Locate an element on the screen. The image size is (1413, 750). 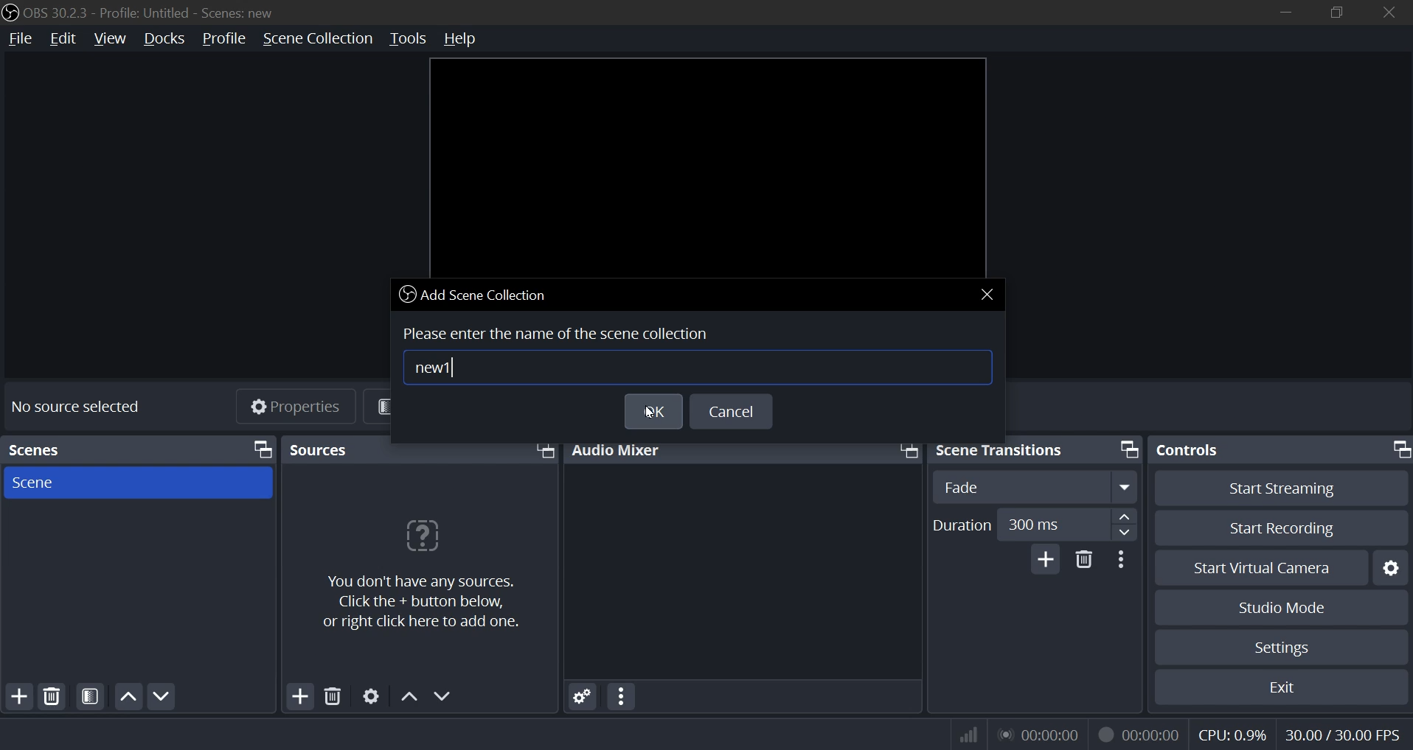
bring front is located at coordinates (1400, 449).